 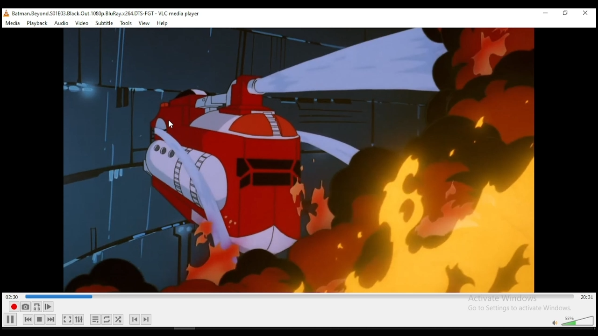 I want to click on toggle playlist, so click(x=96, y=319).